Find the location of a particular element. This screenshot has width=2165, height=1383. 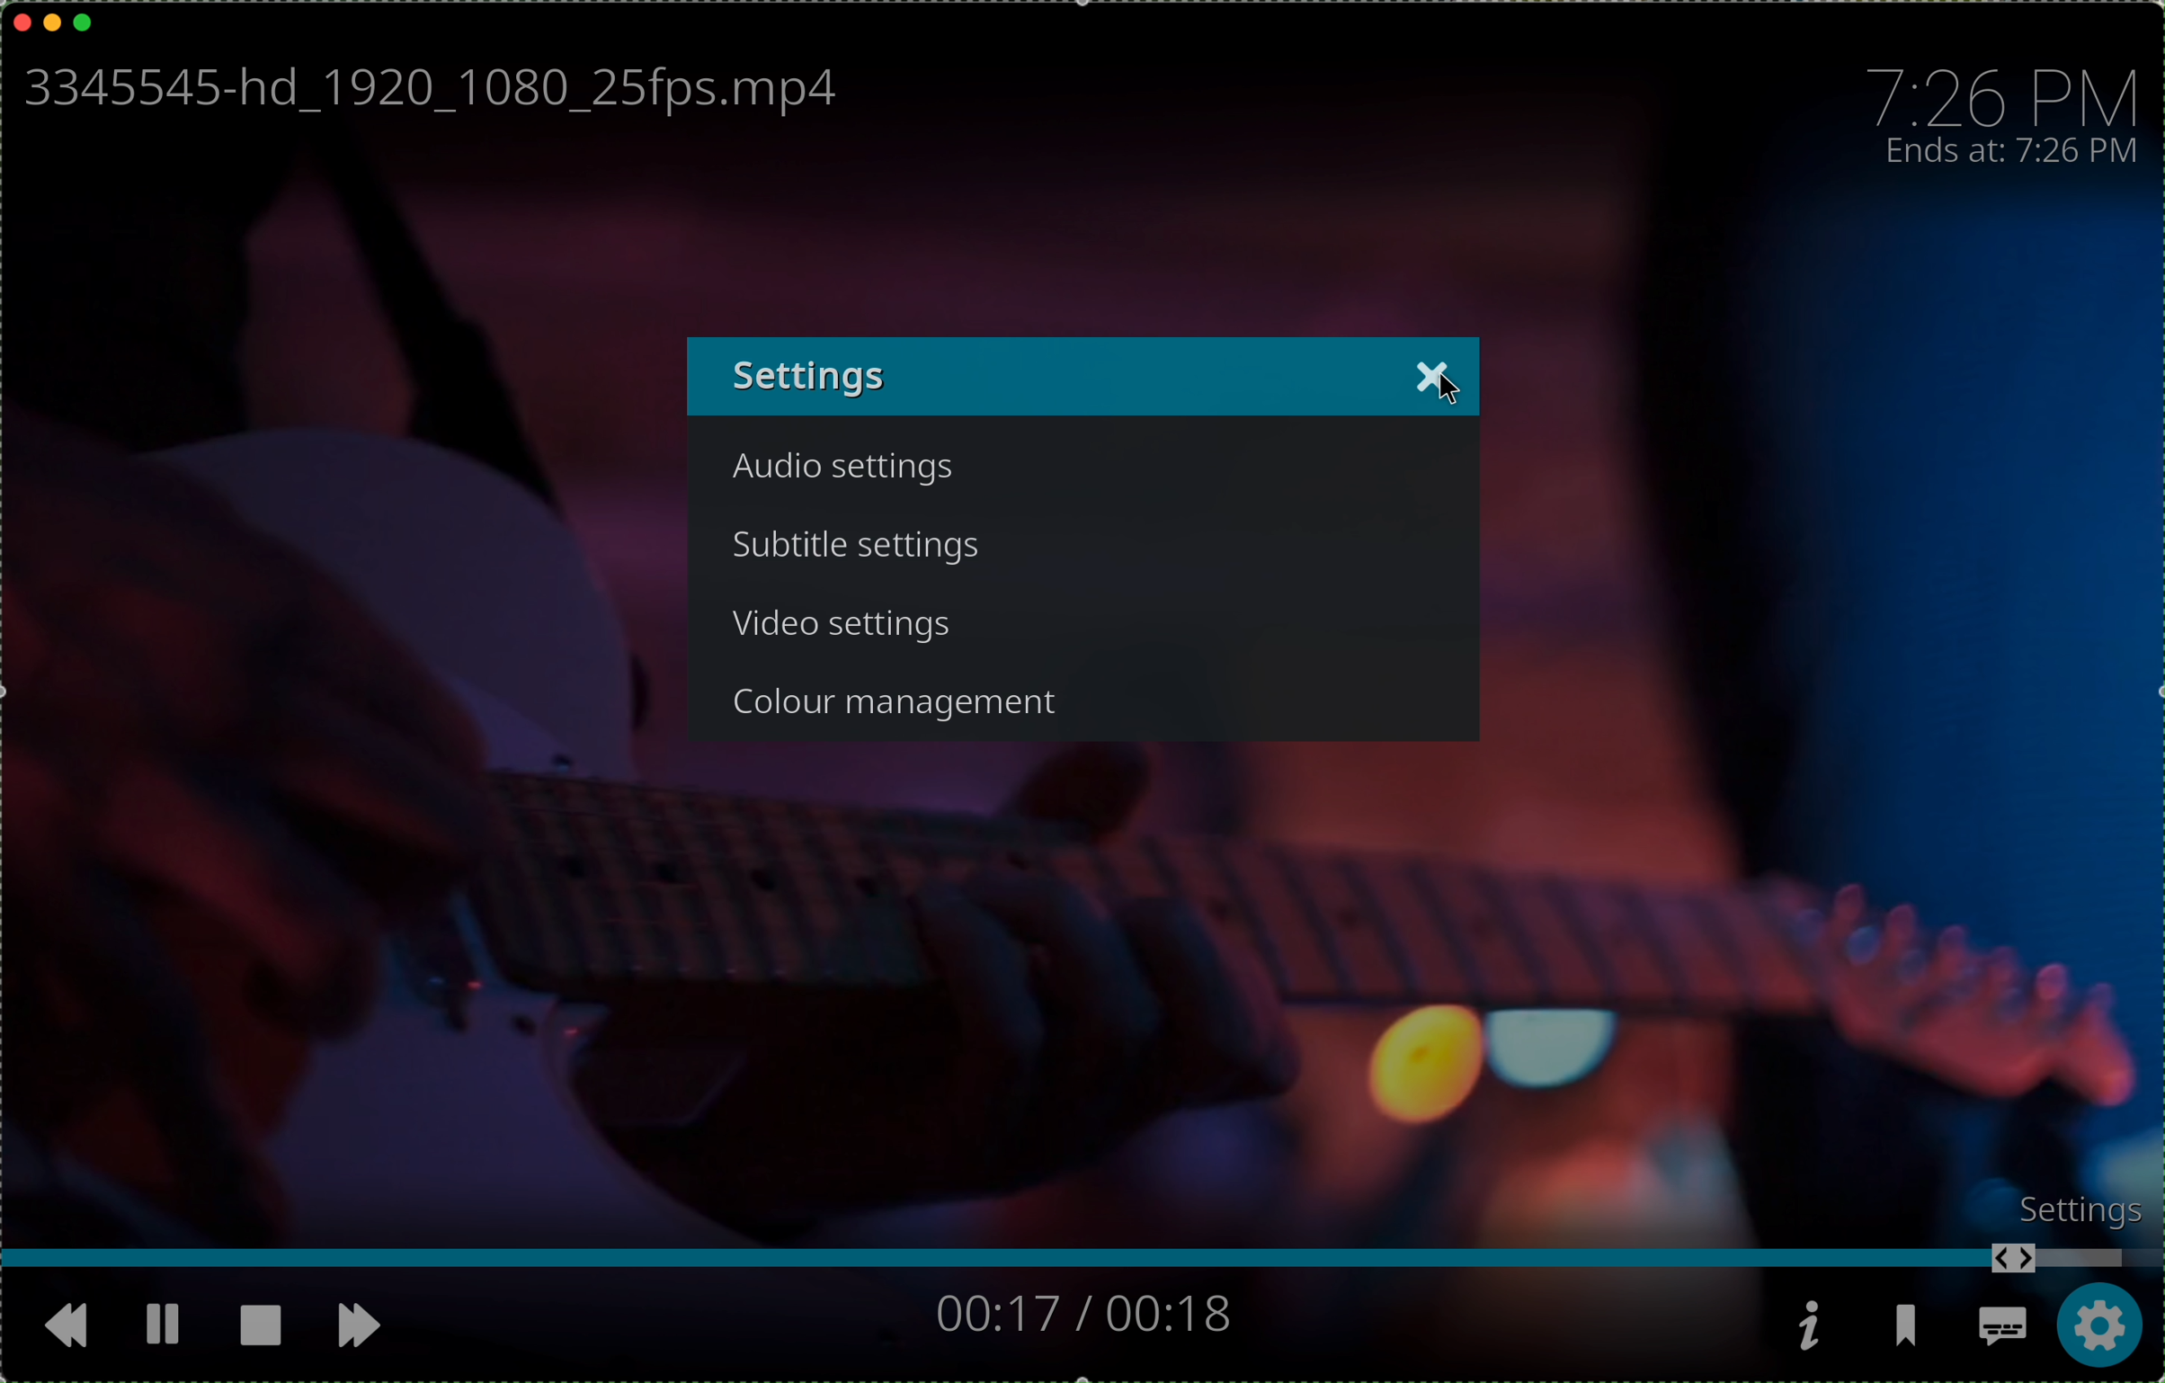

stop is located at coordinates (260, 1324).